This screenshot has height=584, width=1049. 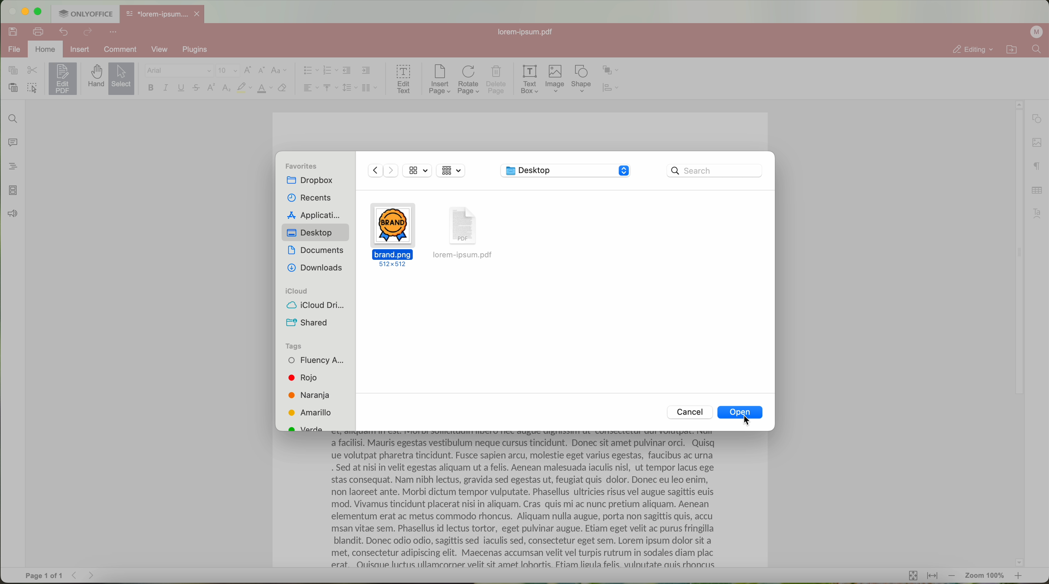 What do you see at coordinates (625, 171) in the screenshot?
I see `Stepper buttons` at bounding box center [625, 171].